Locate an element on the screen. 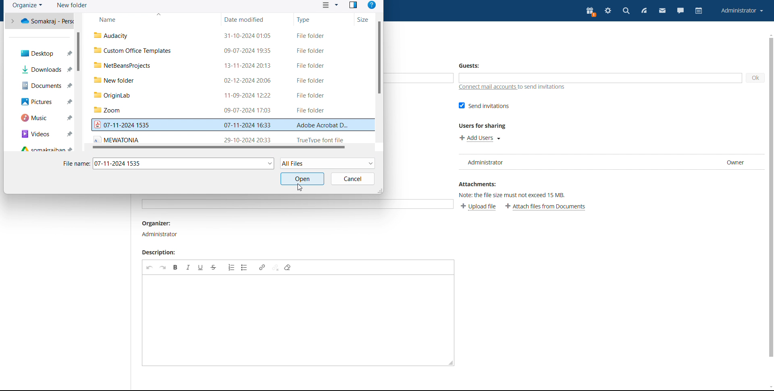 This screenshot has height=391, width=774. search is located at coordinates (626, 11).